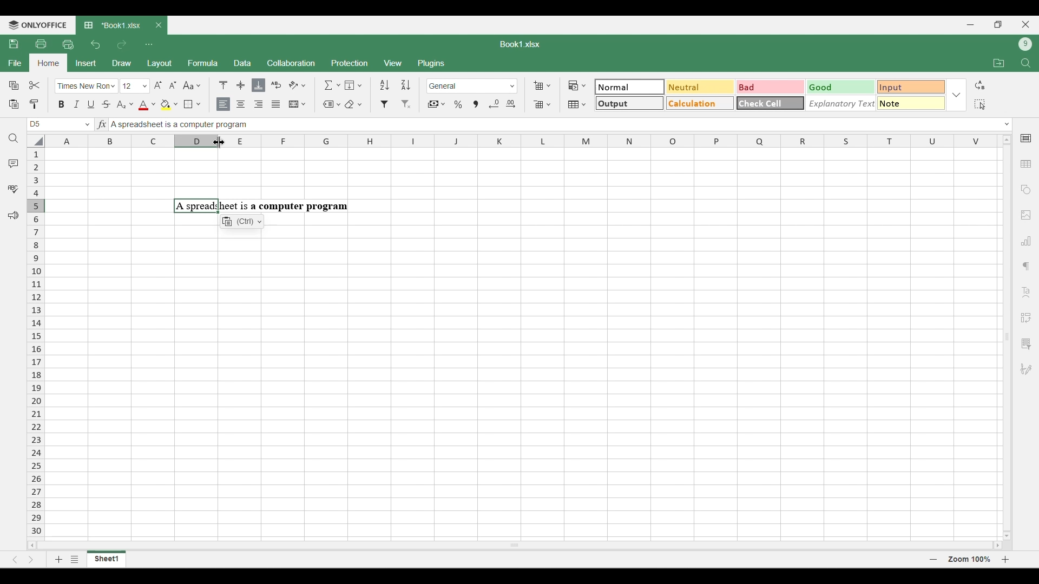 This screenshot has width=1039, height=584. I want to click on Text font options, so click(87, 86).